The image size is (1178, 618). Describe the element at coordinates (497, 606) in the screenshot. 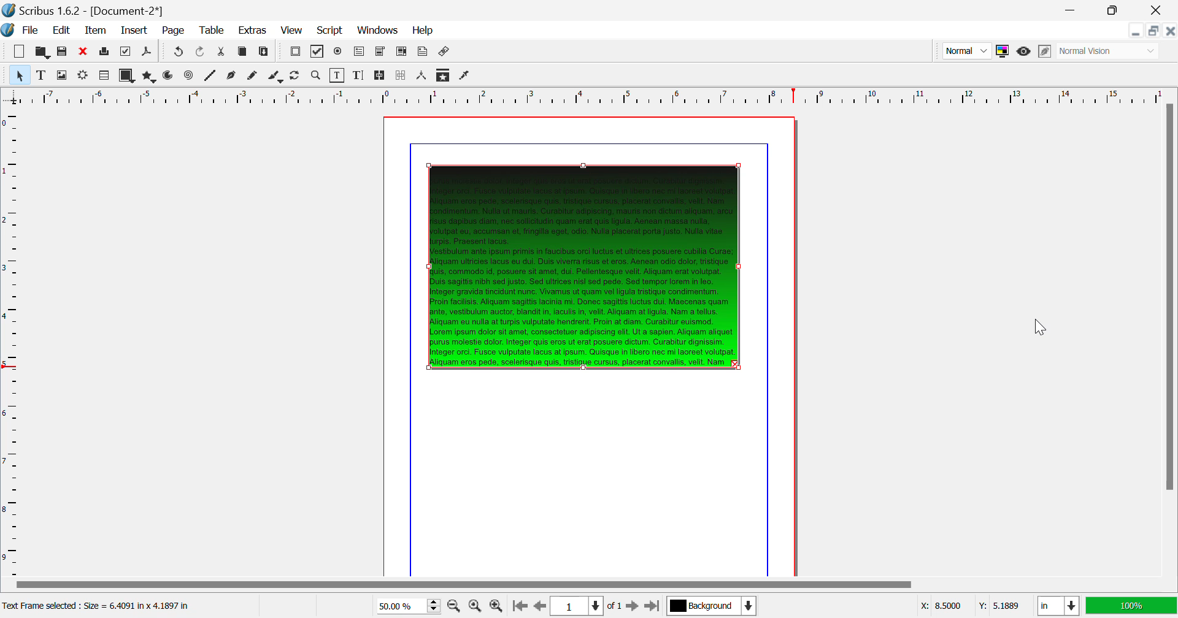

I see `Zoom In` at that location.